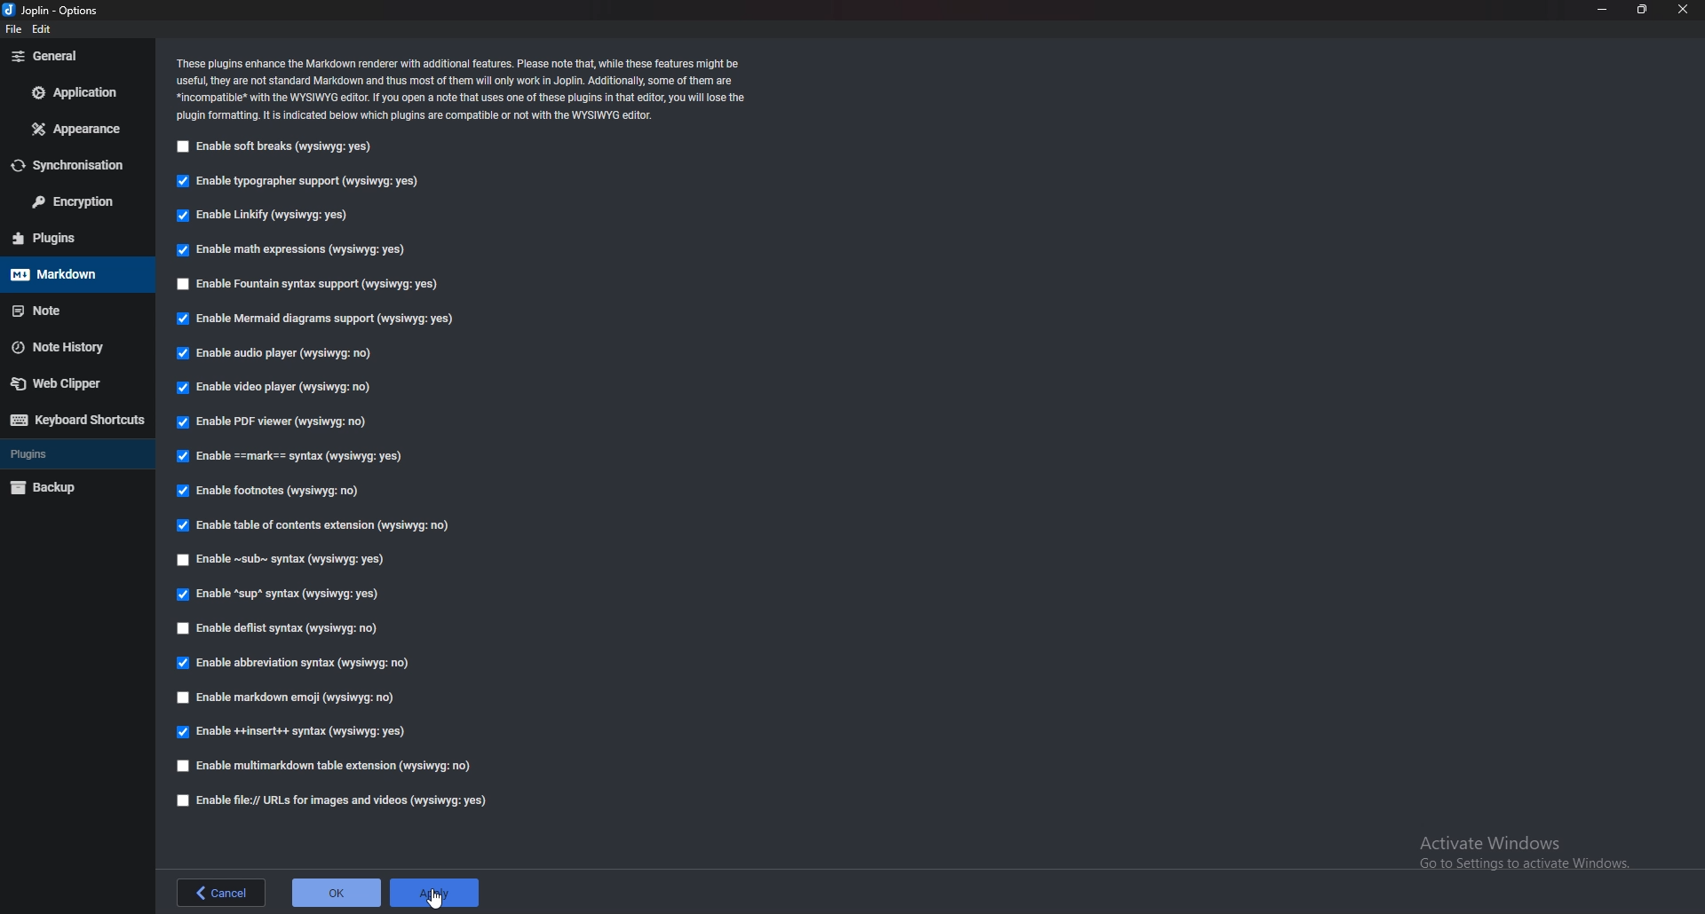 Image resolution: width=1705 pixels, height=914 pixels. I want to click on enable video player, so click(275, 390).